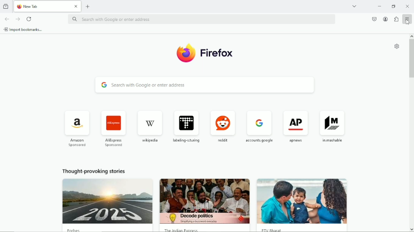 Image resolution: width=414 pixels, height=232 pixels. What do you see at coordinates (88, 6) in the screenshot?
I see `new tab` at bounding box center [88, 6].